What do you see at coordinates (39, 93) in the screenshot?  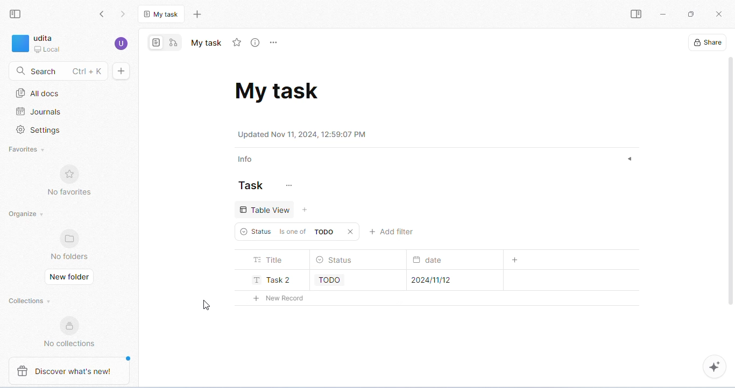 I see `all docs` at bounding box center [39, 93].